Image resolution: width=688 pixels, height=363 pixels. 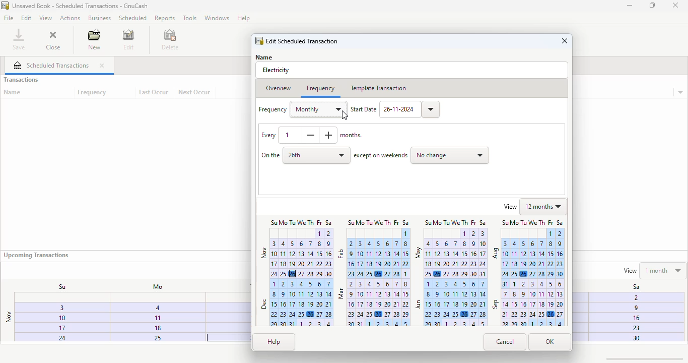 I want to click on scroll, so click(x=645, y=358).